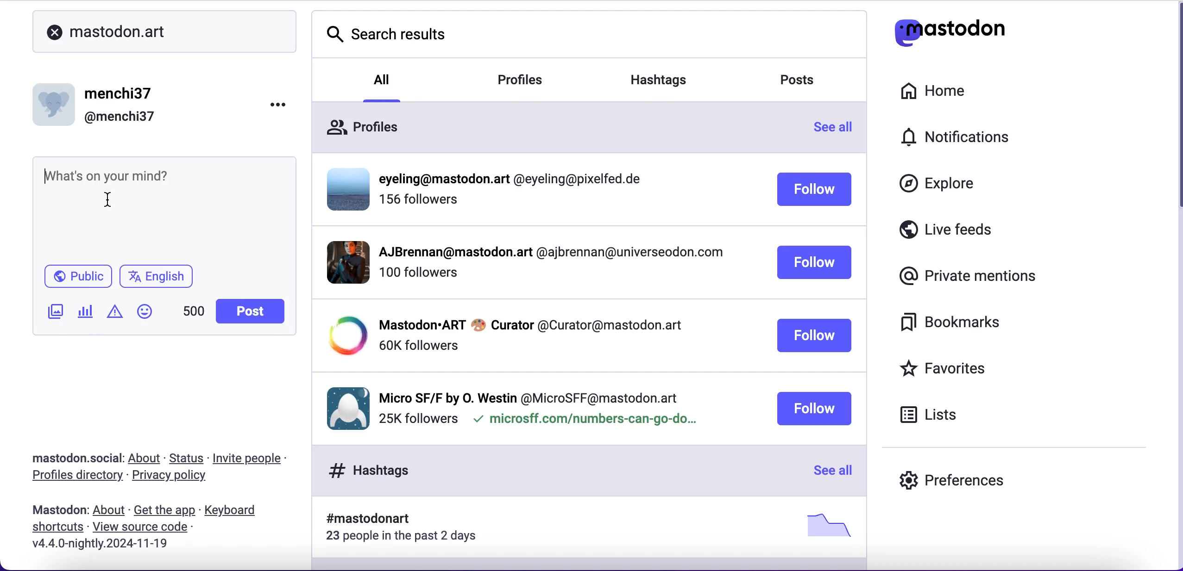  I want to click on add emoji, so click(145, 316).